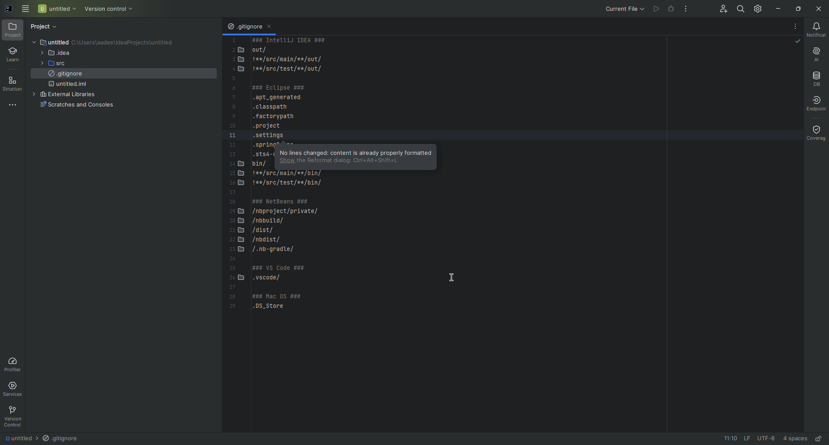  Describe the element at coordinates (13, 31) in the screenshot. I see `Project` at that location.